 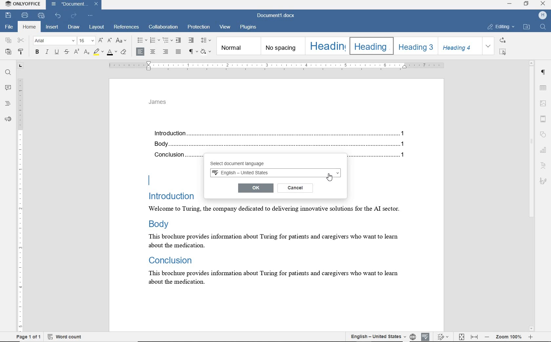 What do you see at coordinates (76, 51) in the screenshot?
I see `superscript` at bounding box center [76, 51].